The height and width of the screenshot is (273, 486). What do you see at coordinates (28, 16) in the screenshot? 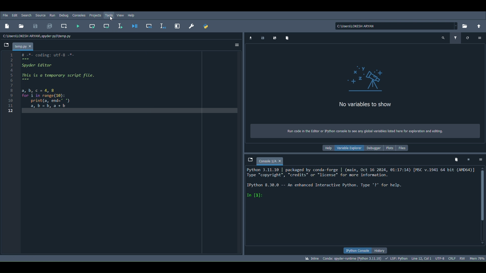
I see `Search` at bounding box center [28, 16].